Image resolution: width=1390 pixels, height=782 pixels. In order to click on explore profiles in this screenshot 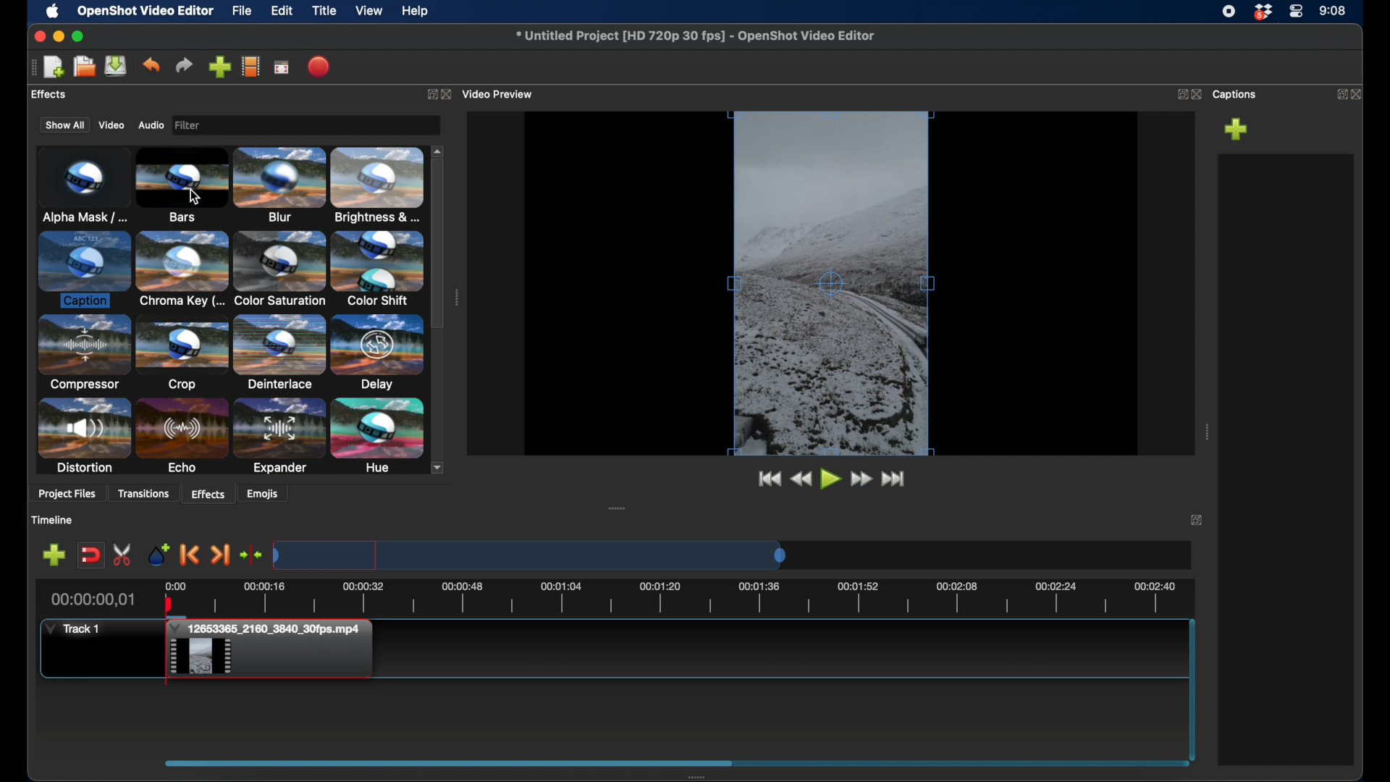, I will do `click(251, 67)`.